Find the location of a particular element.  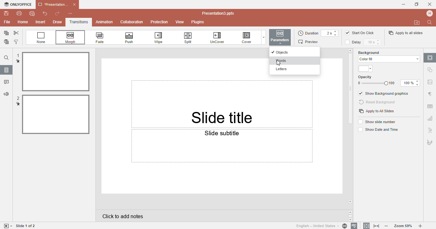

Document name is located at coordinates (57, 4).